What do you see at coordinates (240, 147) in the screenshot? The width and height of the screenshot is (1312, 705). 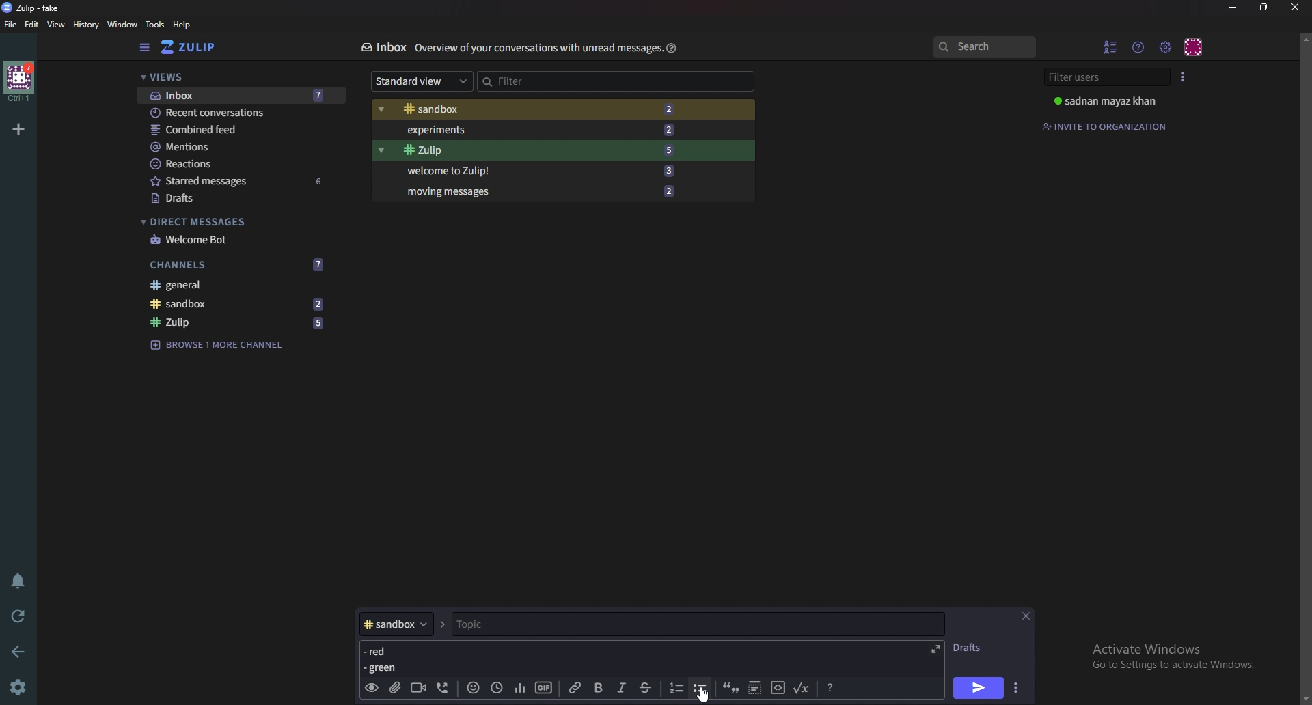 I see `Mentions` at bounding box center [240, 147].